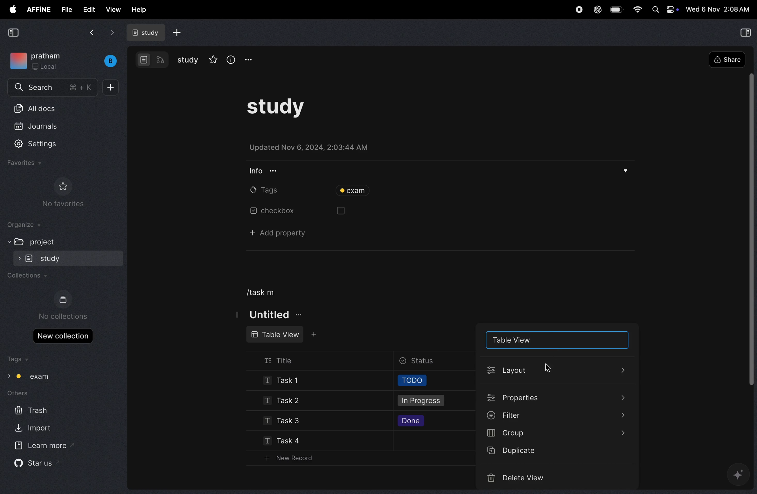 This screenshot has height=494, width=757. Describe the element at coordinates (252, 60) in the screenshot. I see `options` at that location.